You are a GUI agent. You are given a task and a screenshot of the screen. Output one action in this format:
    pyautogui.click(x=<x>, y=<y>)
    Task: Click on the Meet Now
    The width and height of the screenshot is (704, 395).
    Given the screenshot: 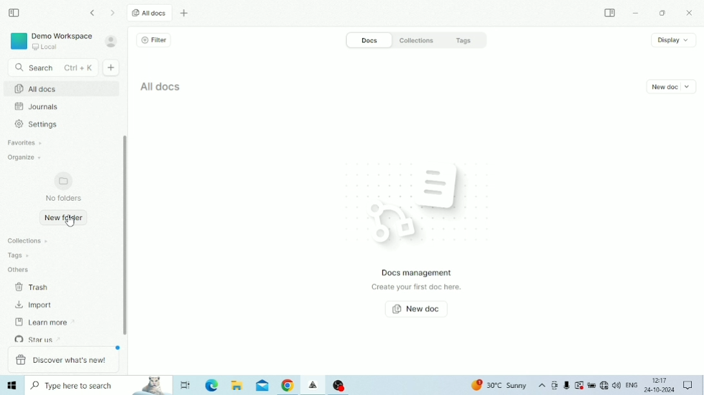 What is the action you would take?
    pyautogui.click(x=554, y=385)
    